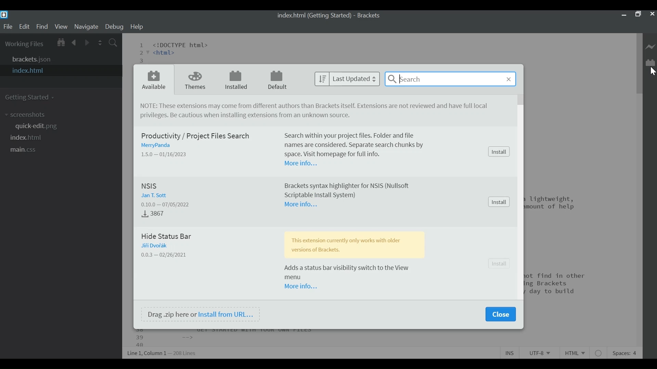 The image size is (657, 369). What do you see at coordinates (245, 116) in the screenshot?
I see `Be cautious installing extensions from unknown source` at bounding box center [245, 116].